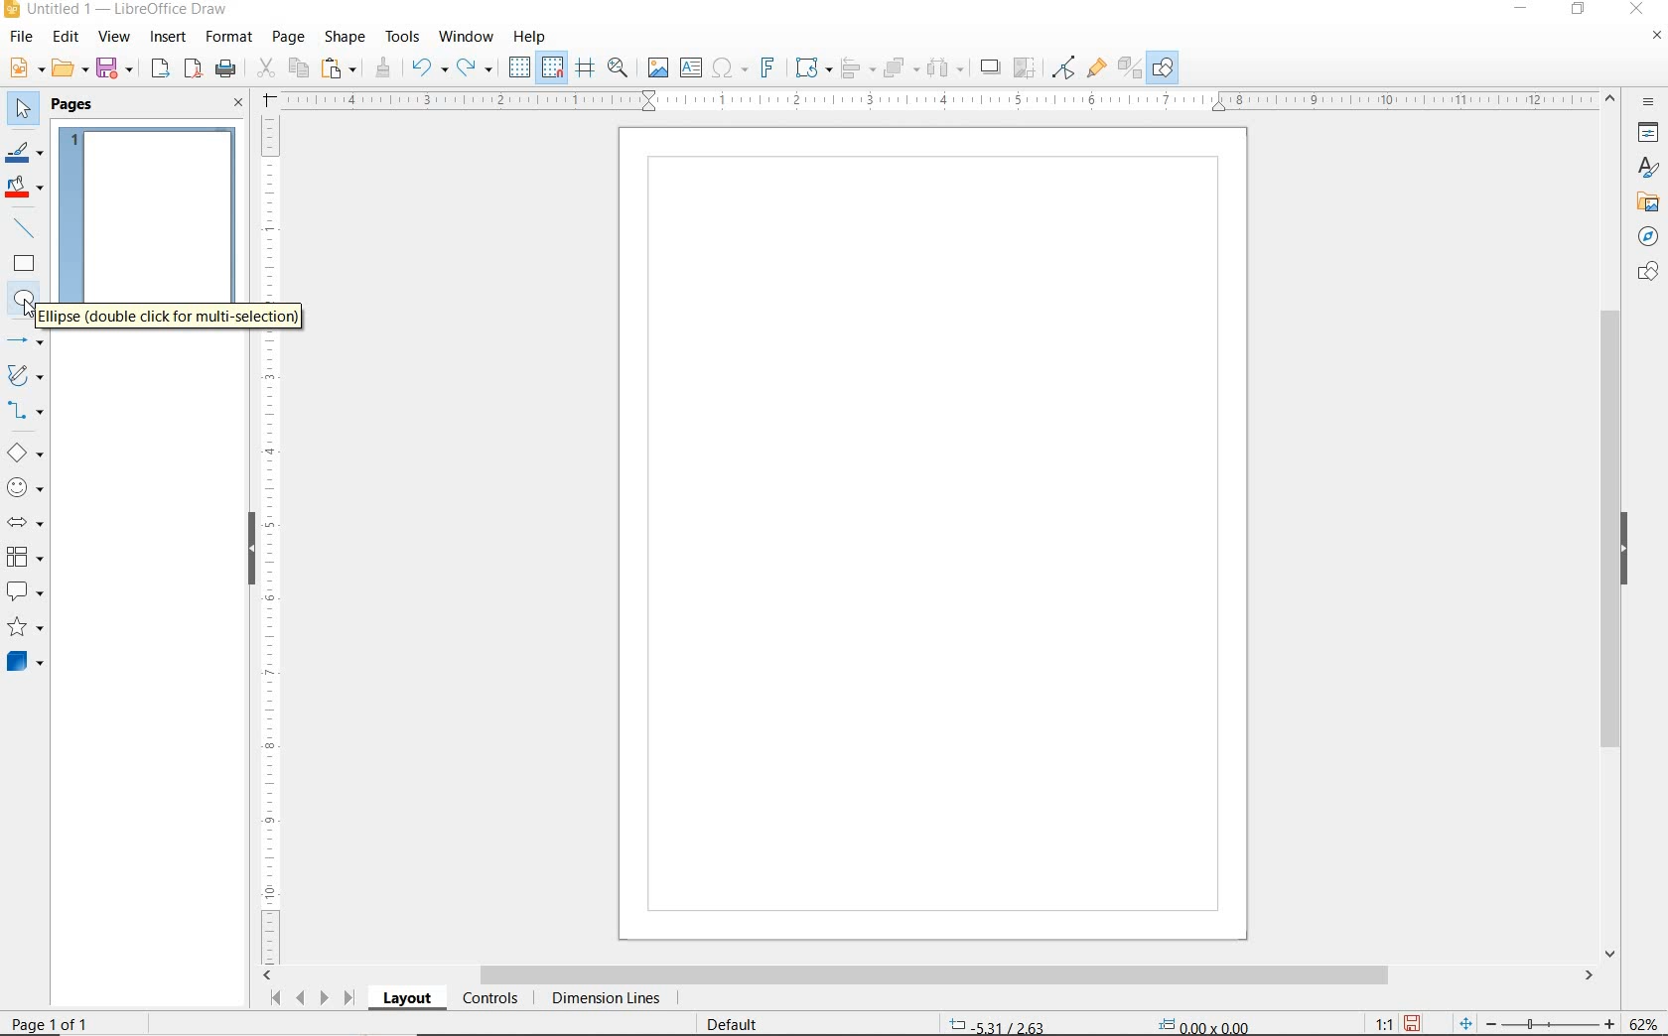 Image resolution: width=1668 pixels, height=1036 pixels. What do you see at coordinates (25, 629) in the screenshot?
I see `STARS AND BANNERS` at bounding box center [25, 629].